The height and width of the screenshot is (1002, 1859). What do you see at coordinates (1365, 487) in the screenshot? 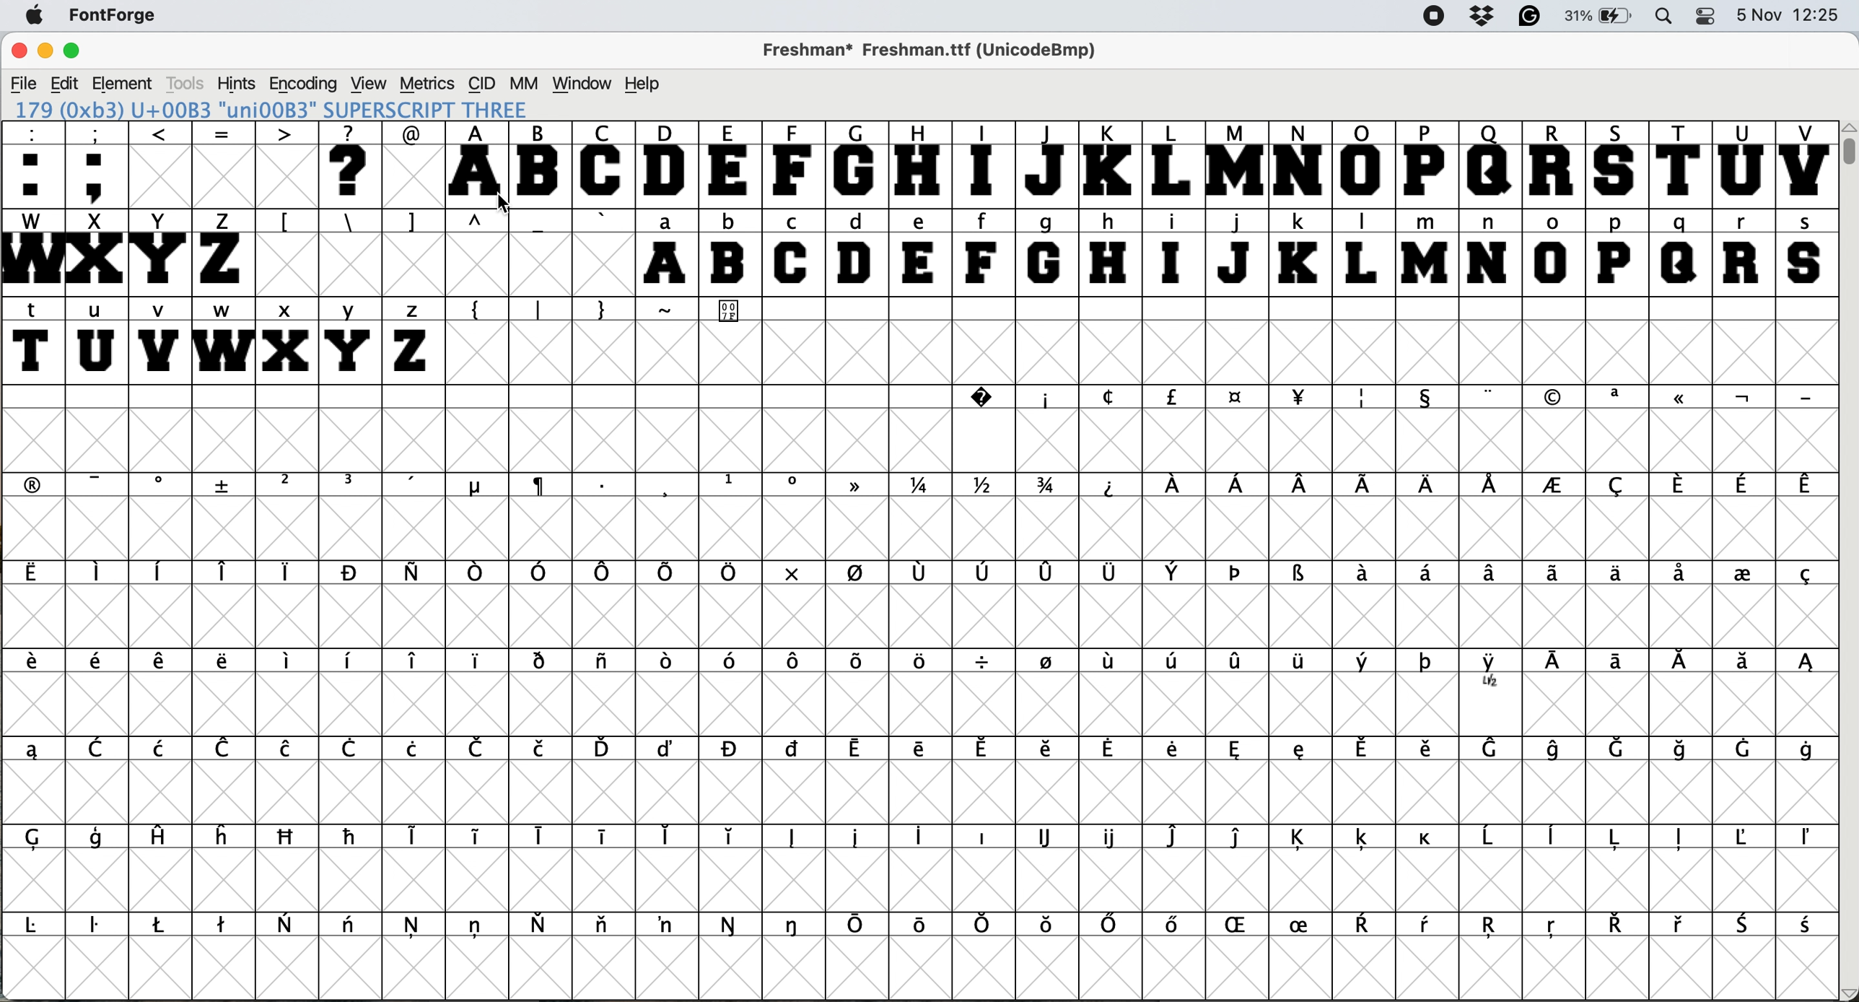
I see `symbol` at bounding box center [1365, 487].